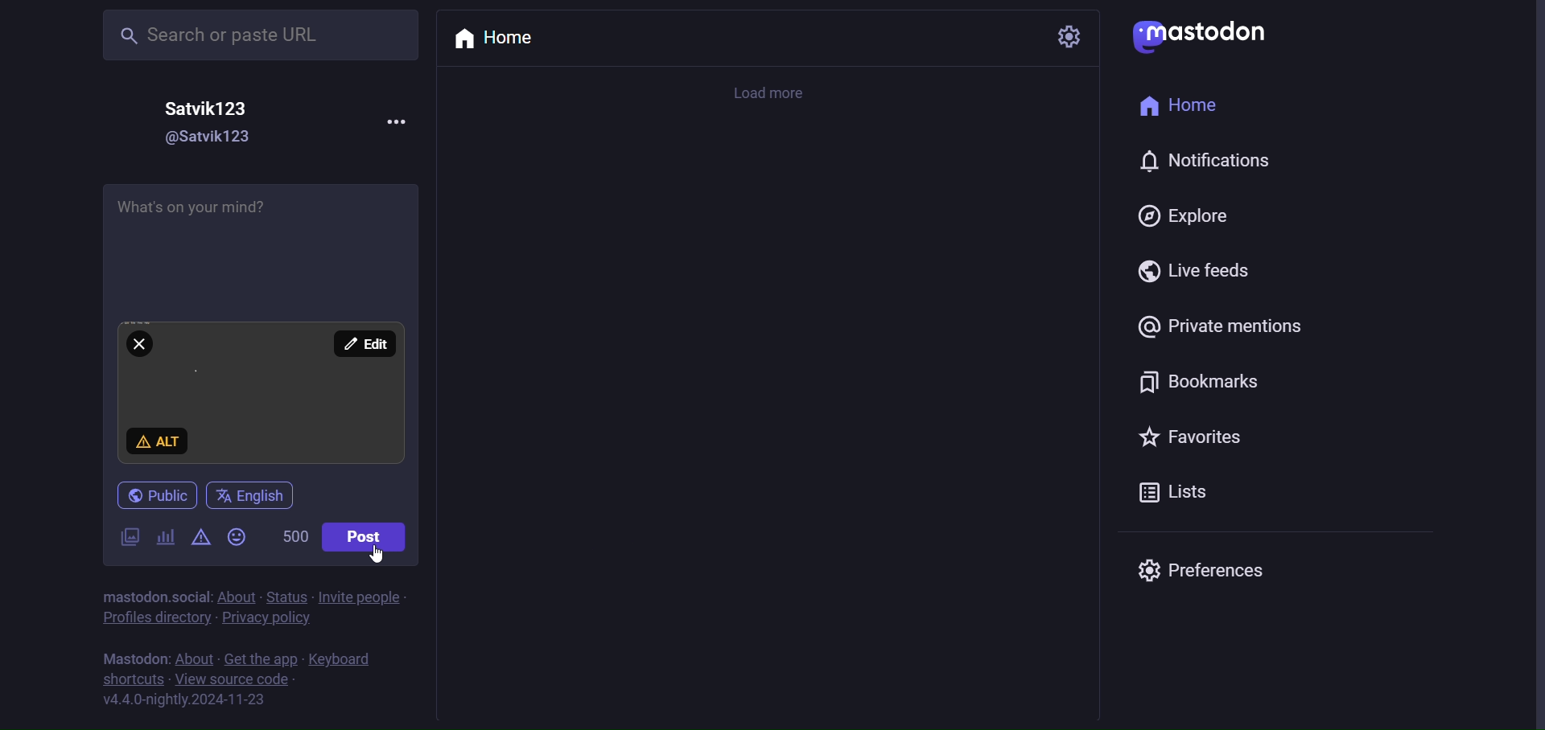 This screenshot has width=1545, height=730. I want to click on profile, so click(150, 618).